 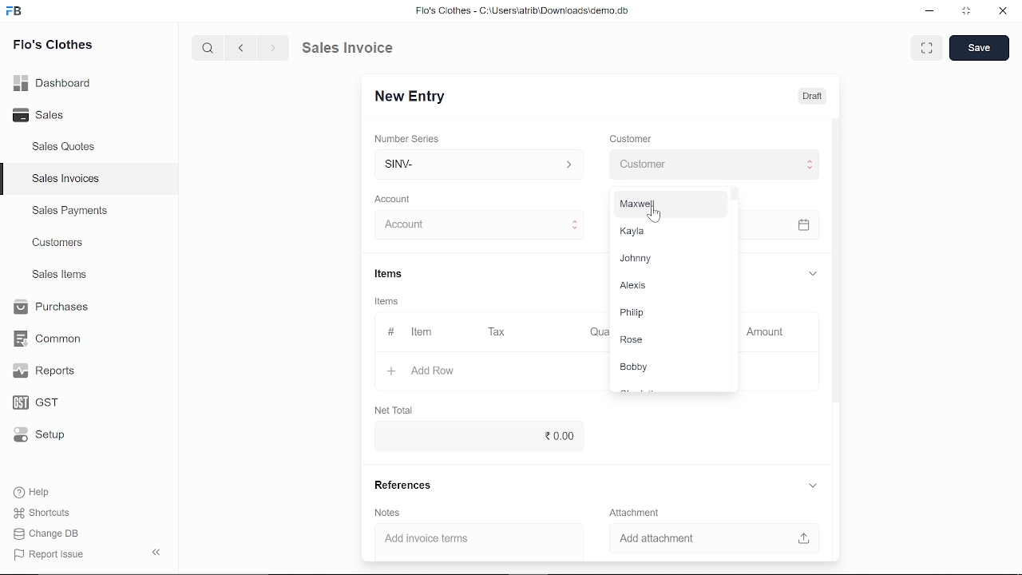 What do you see at coordinates (65, 148) in the screenshot?
I see `Sales Quotes` at bounding box center [65, 148].